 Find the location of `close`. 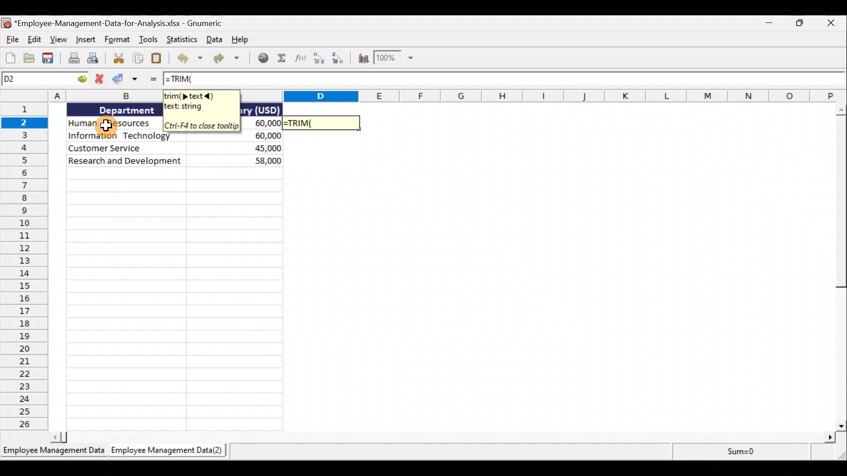

close is located at coordinates (829, 25).